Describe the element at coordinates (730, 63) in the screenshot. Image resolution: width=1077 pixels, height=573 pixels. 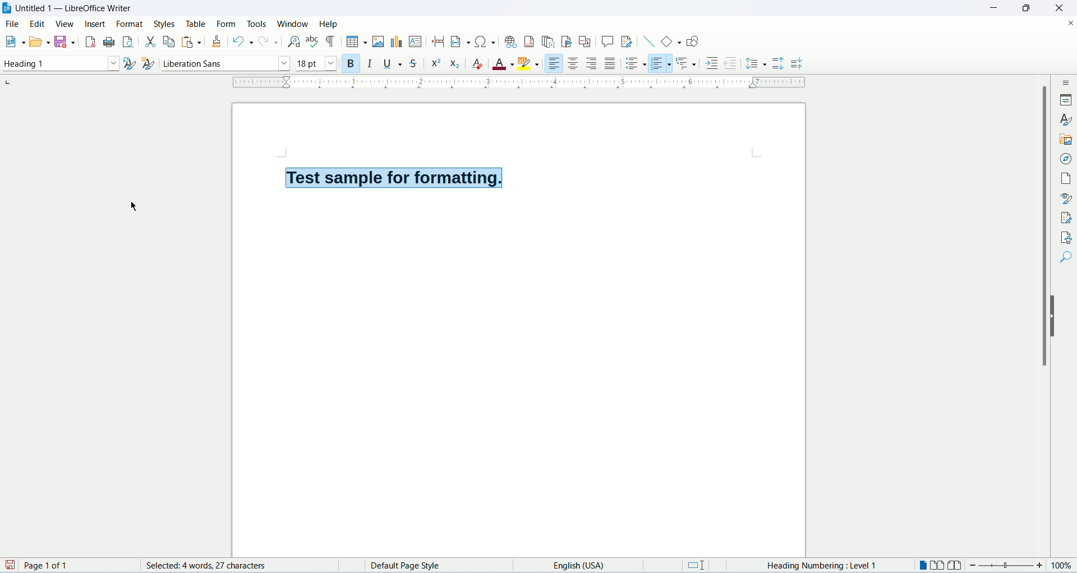
I see `decrease indent` at that location.